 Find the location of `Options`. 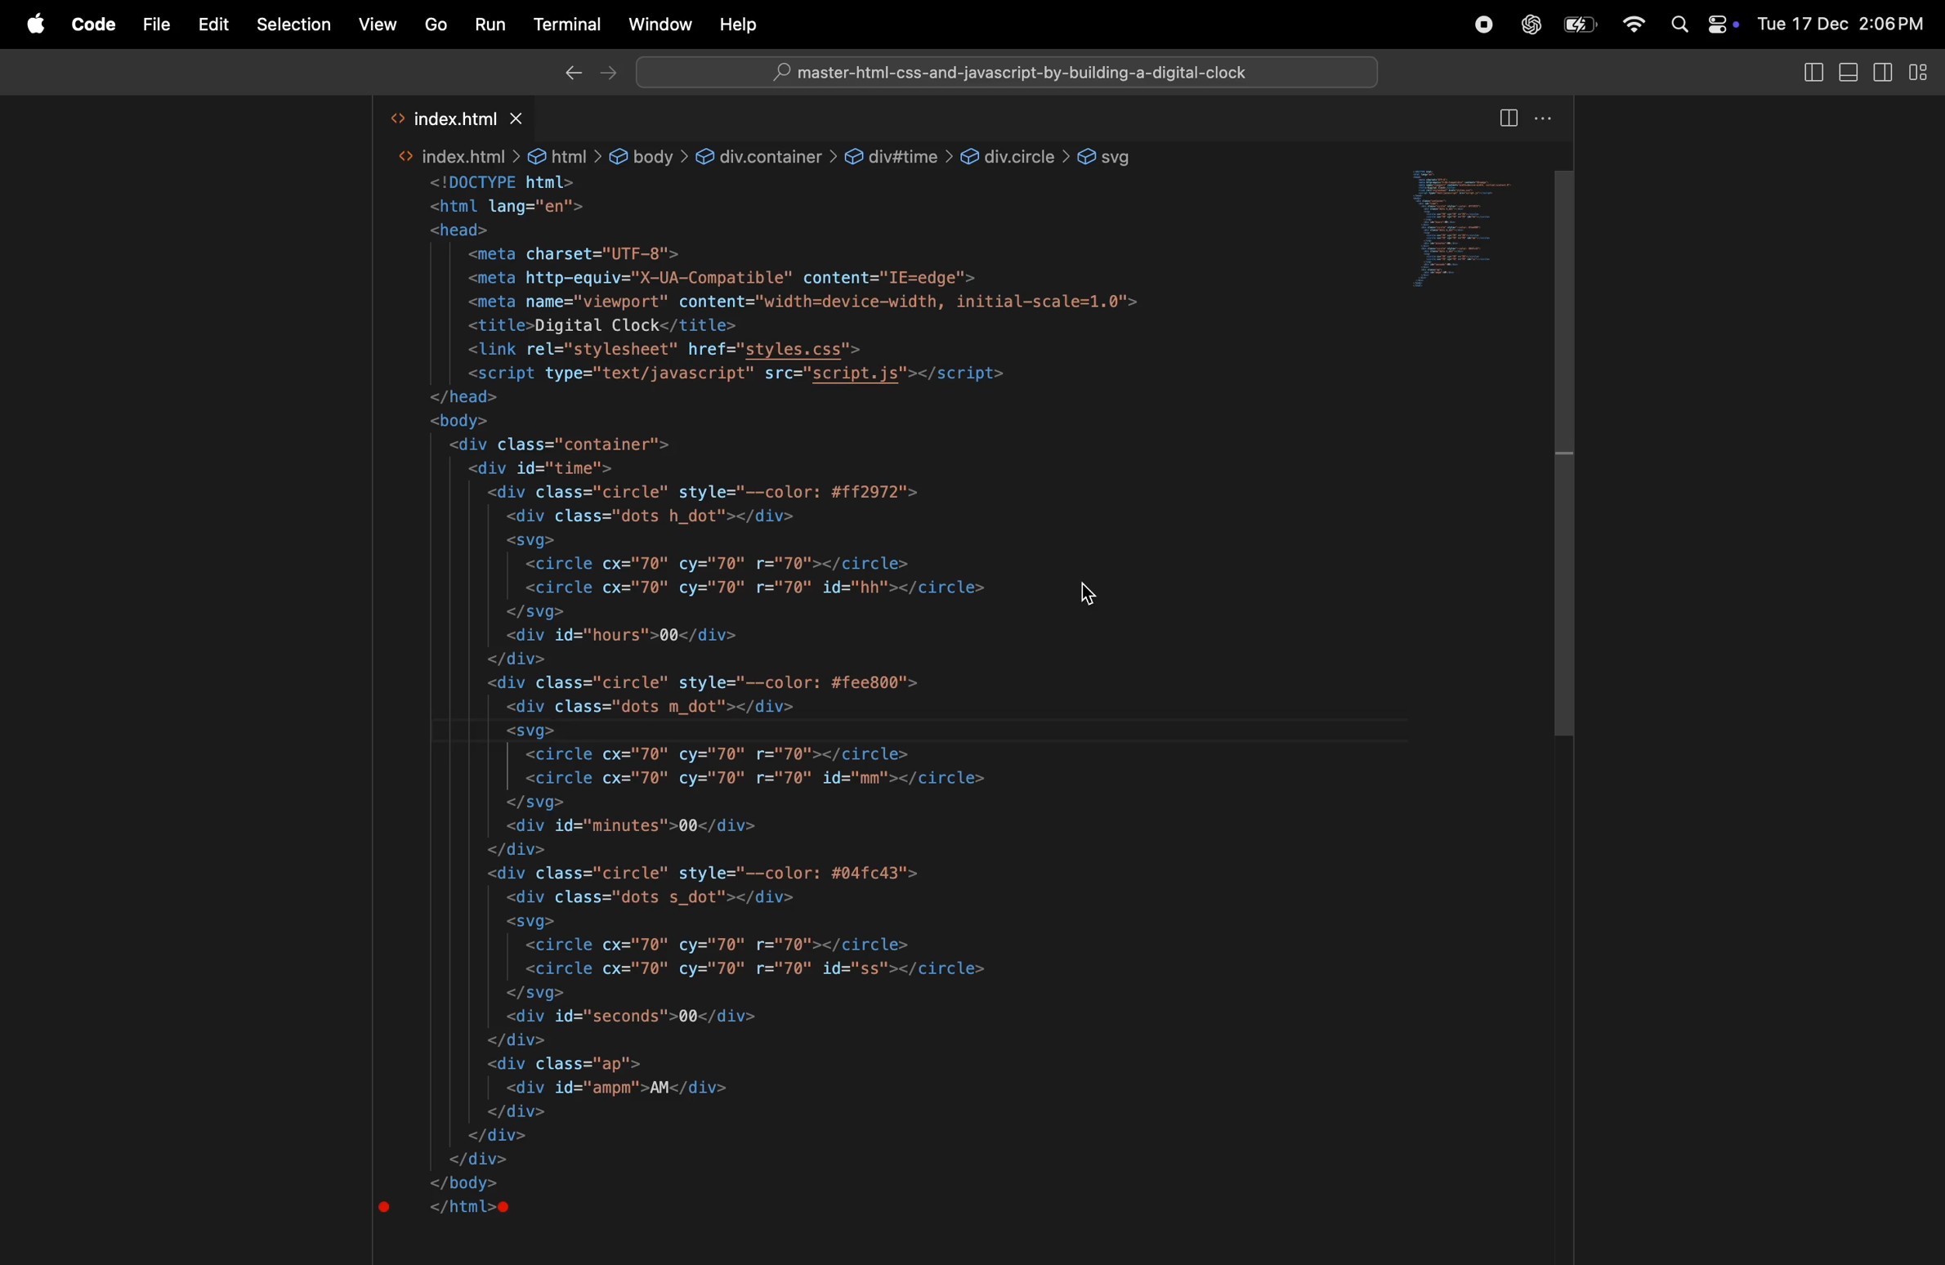

Options is located at coordinates (1553, 121).